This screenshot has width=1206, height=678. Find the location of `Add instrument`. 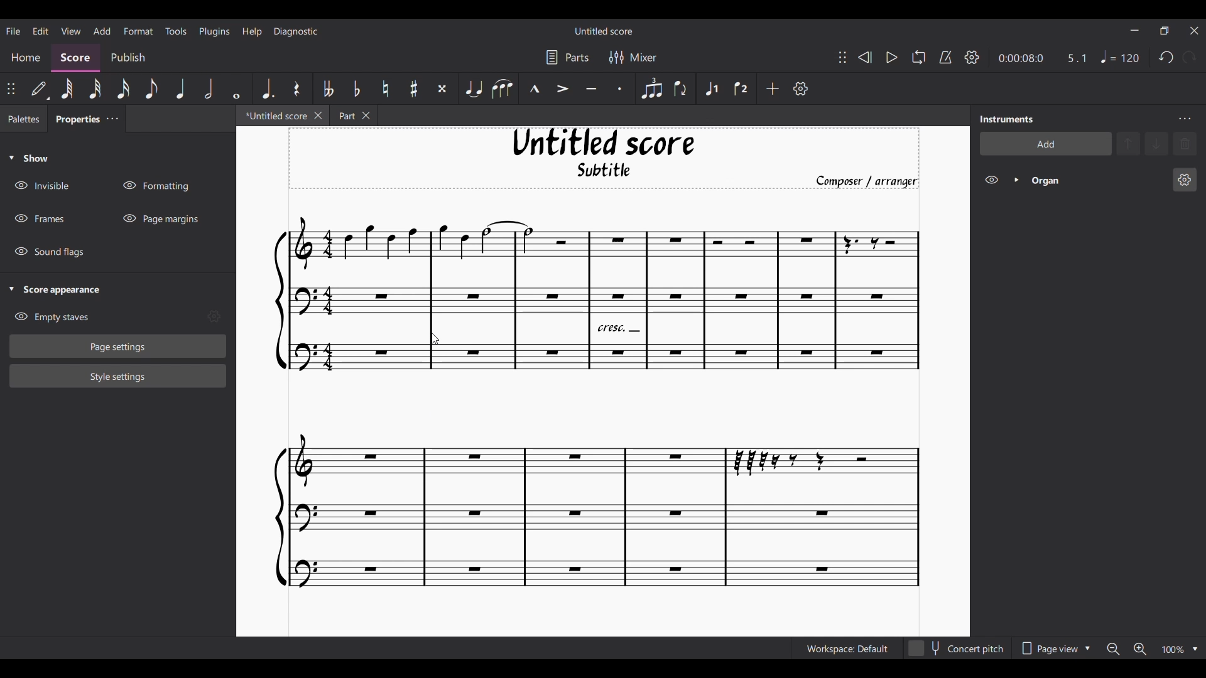

Add instrument is located at coordinates (1046, 143).